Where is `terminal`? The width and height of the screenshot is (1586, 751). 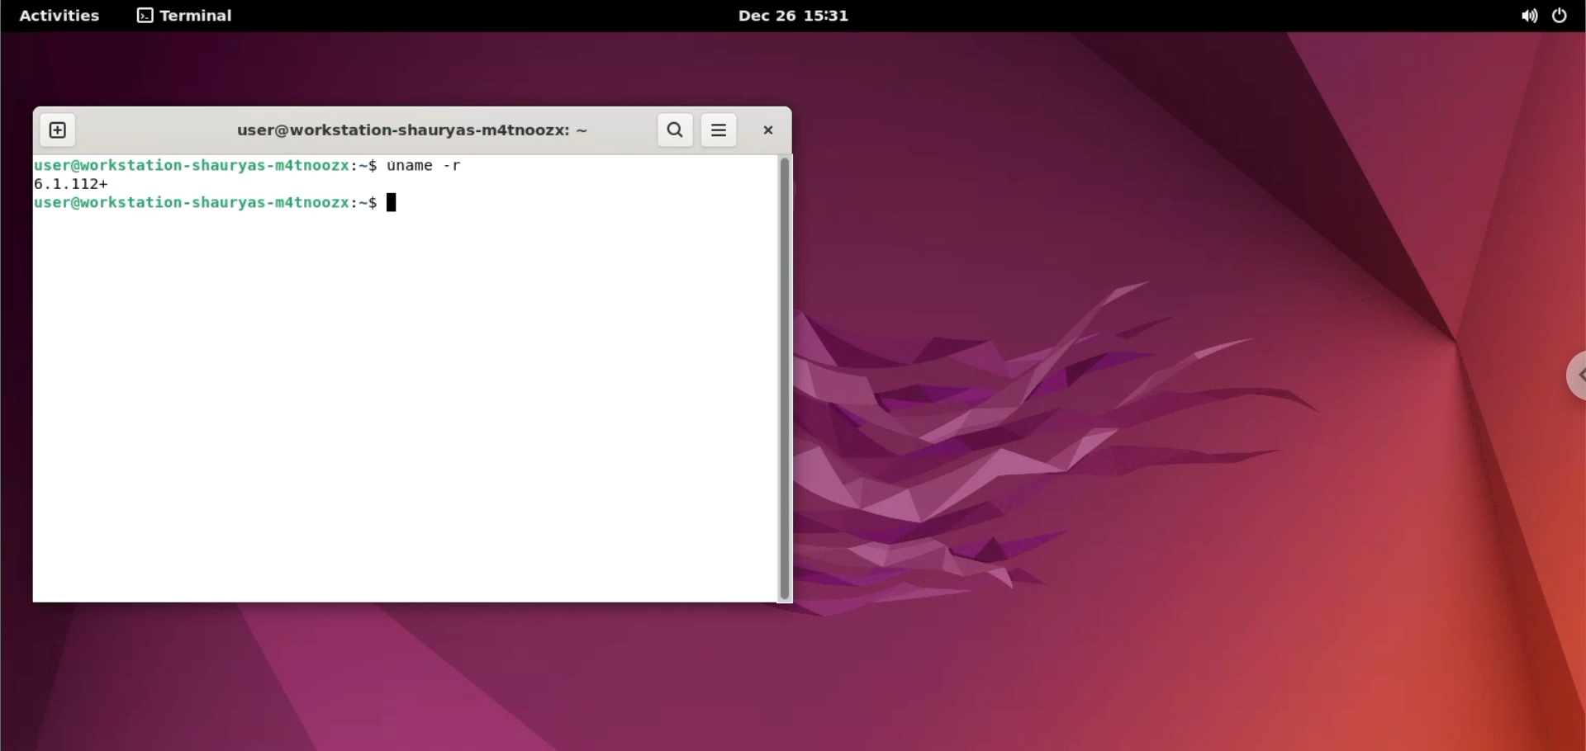
terminal is located at coordinates (191, 18).